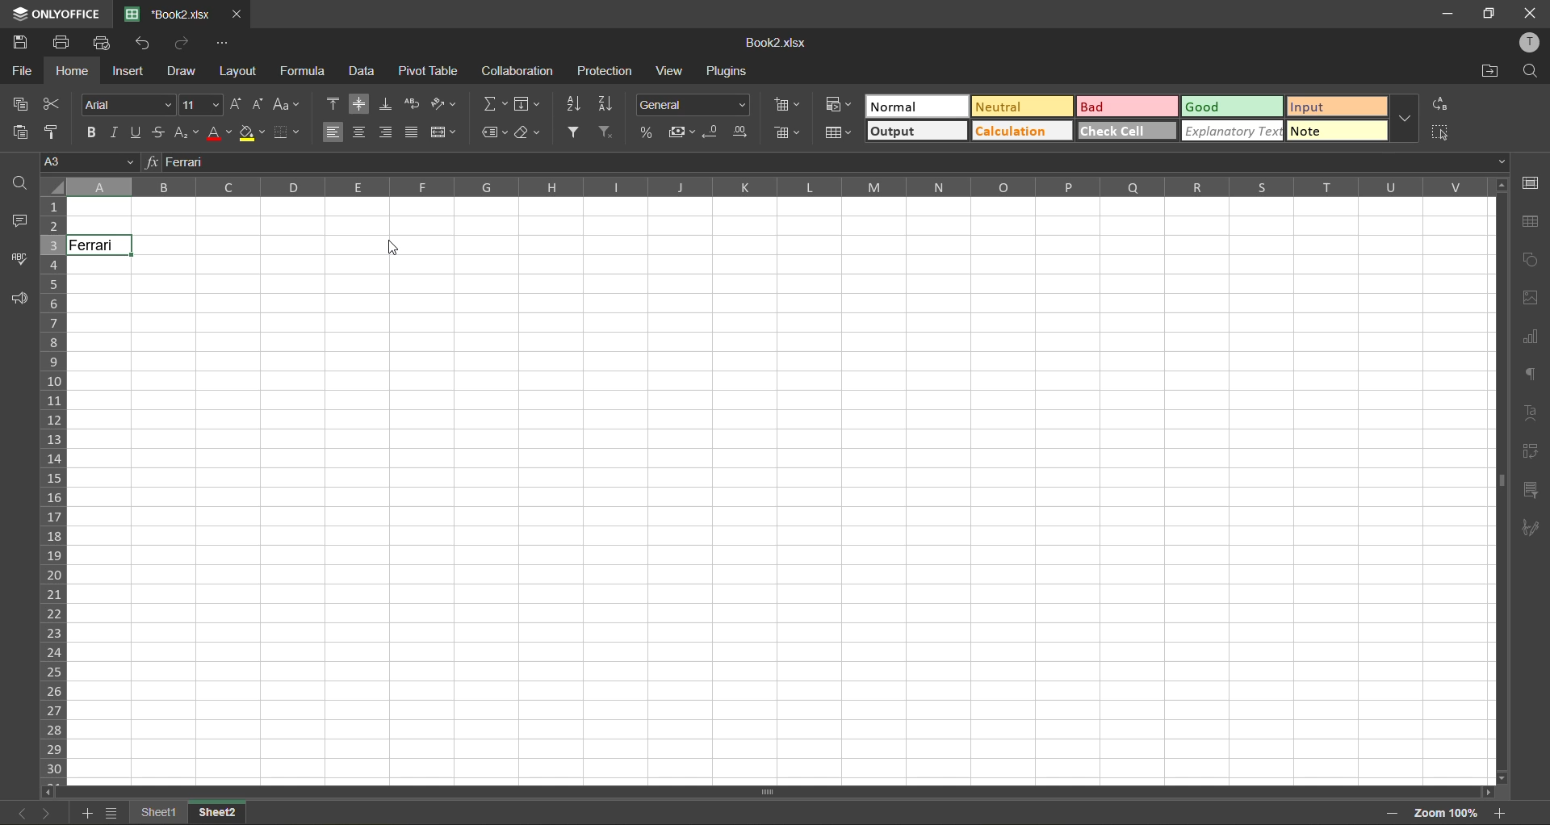  I want to click on customize quick access toolbar, so click(224, 47).